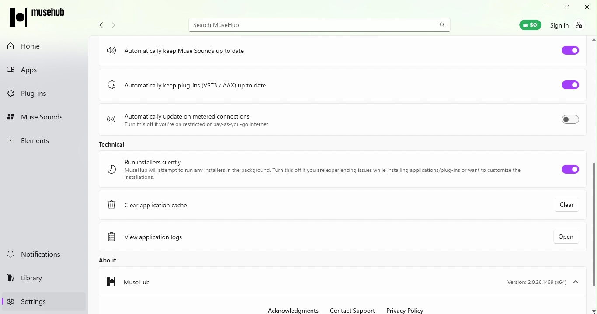  Describe the element at coordinates (589, 7) in the screenshot. I see `Close` at that location.